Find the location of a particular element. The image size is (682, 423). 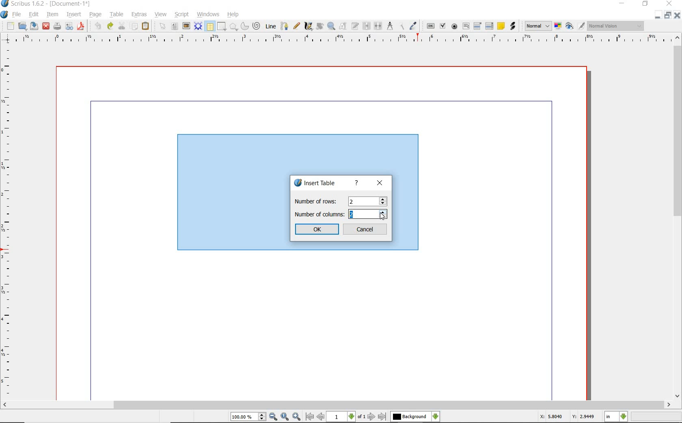

paste is located at coordinates (145, 26).